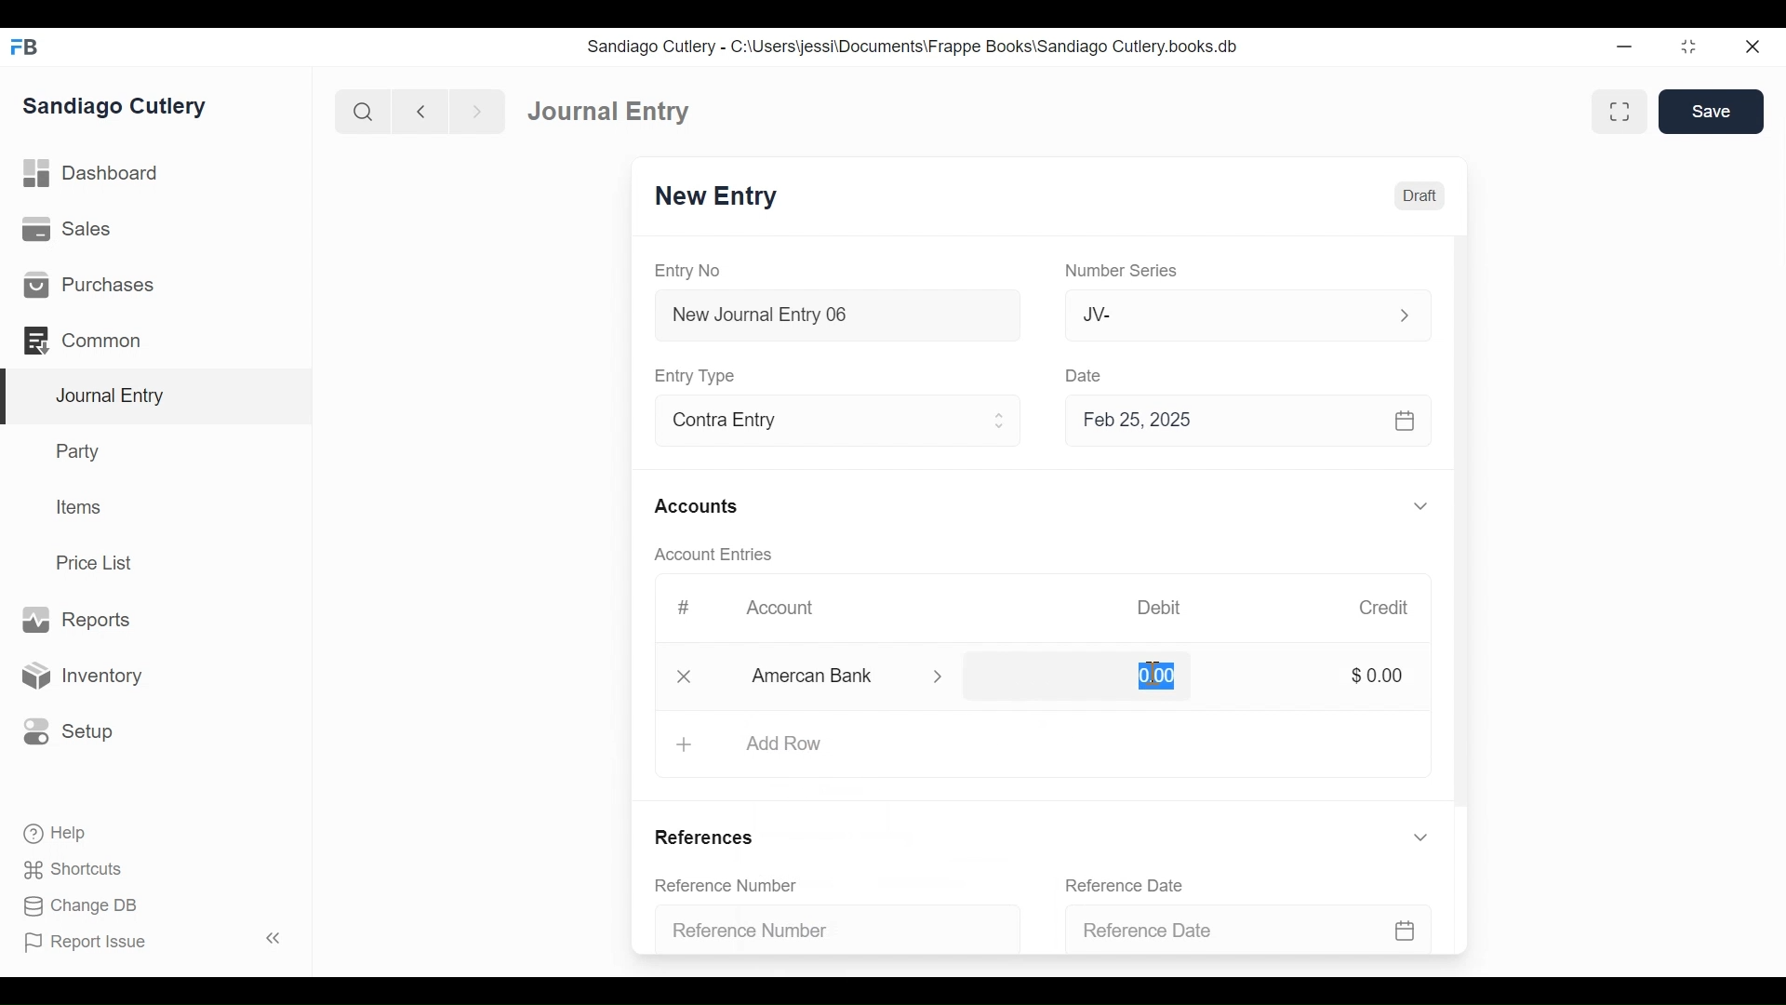 The width and height of the screenshot is (1786, 1005). Describe the element at coordinates (1619, 112) in the screenshot. I see `Toggle between form and full width` at that location.